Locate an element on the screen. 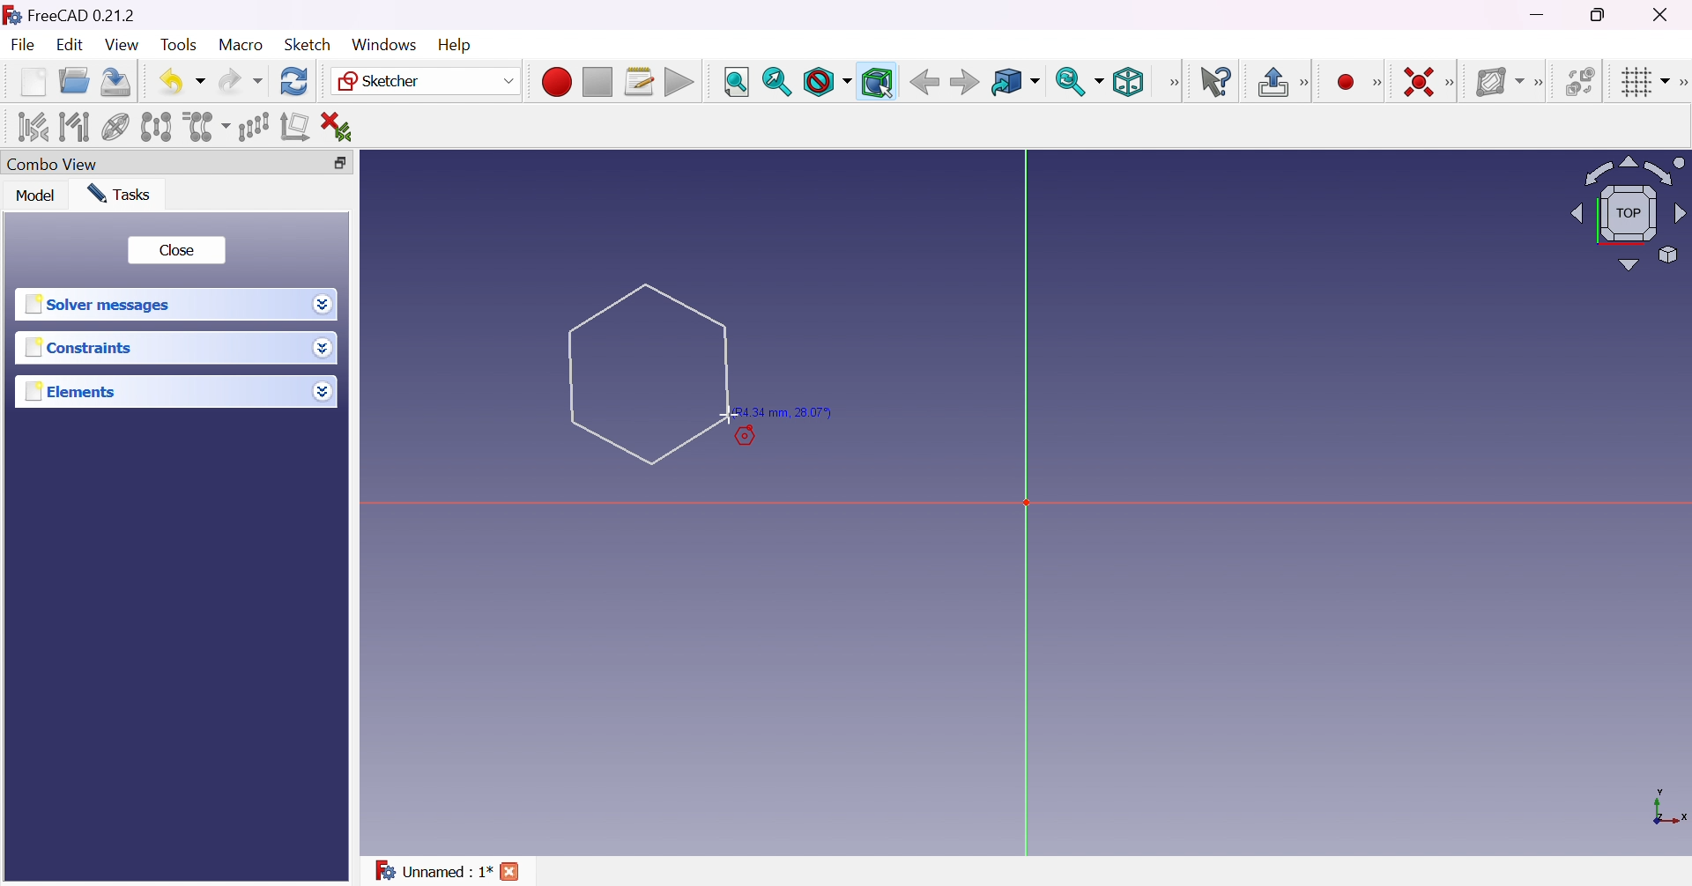  [Sketcher geometries]] is located at coordinates (1377, 83).